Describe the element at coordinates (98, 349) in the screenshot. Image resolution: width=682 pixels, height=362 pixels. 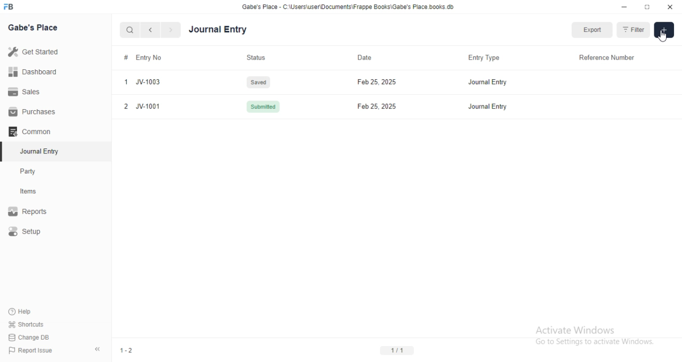
I see `Collapse` at that location.